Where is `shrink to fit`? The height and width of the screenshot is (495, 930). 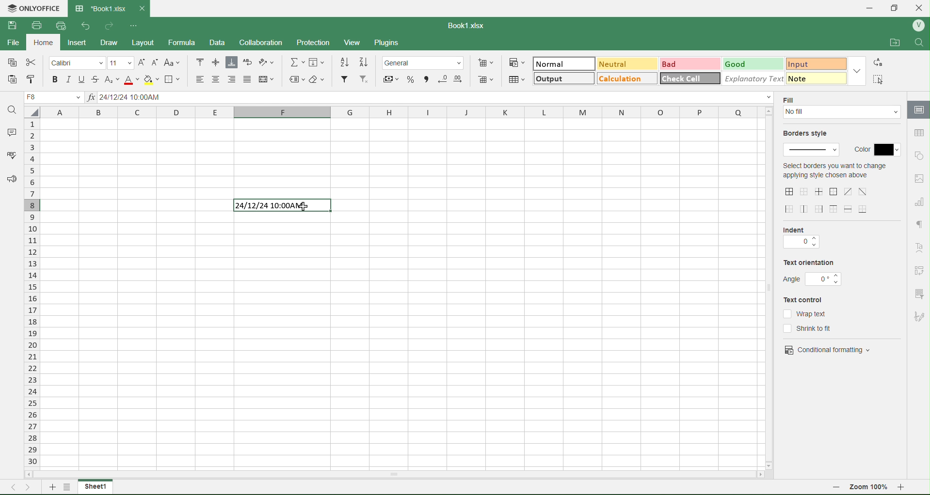
shrink to fit is located at coordinates (813, 328).